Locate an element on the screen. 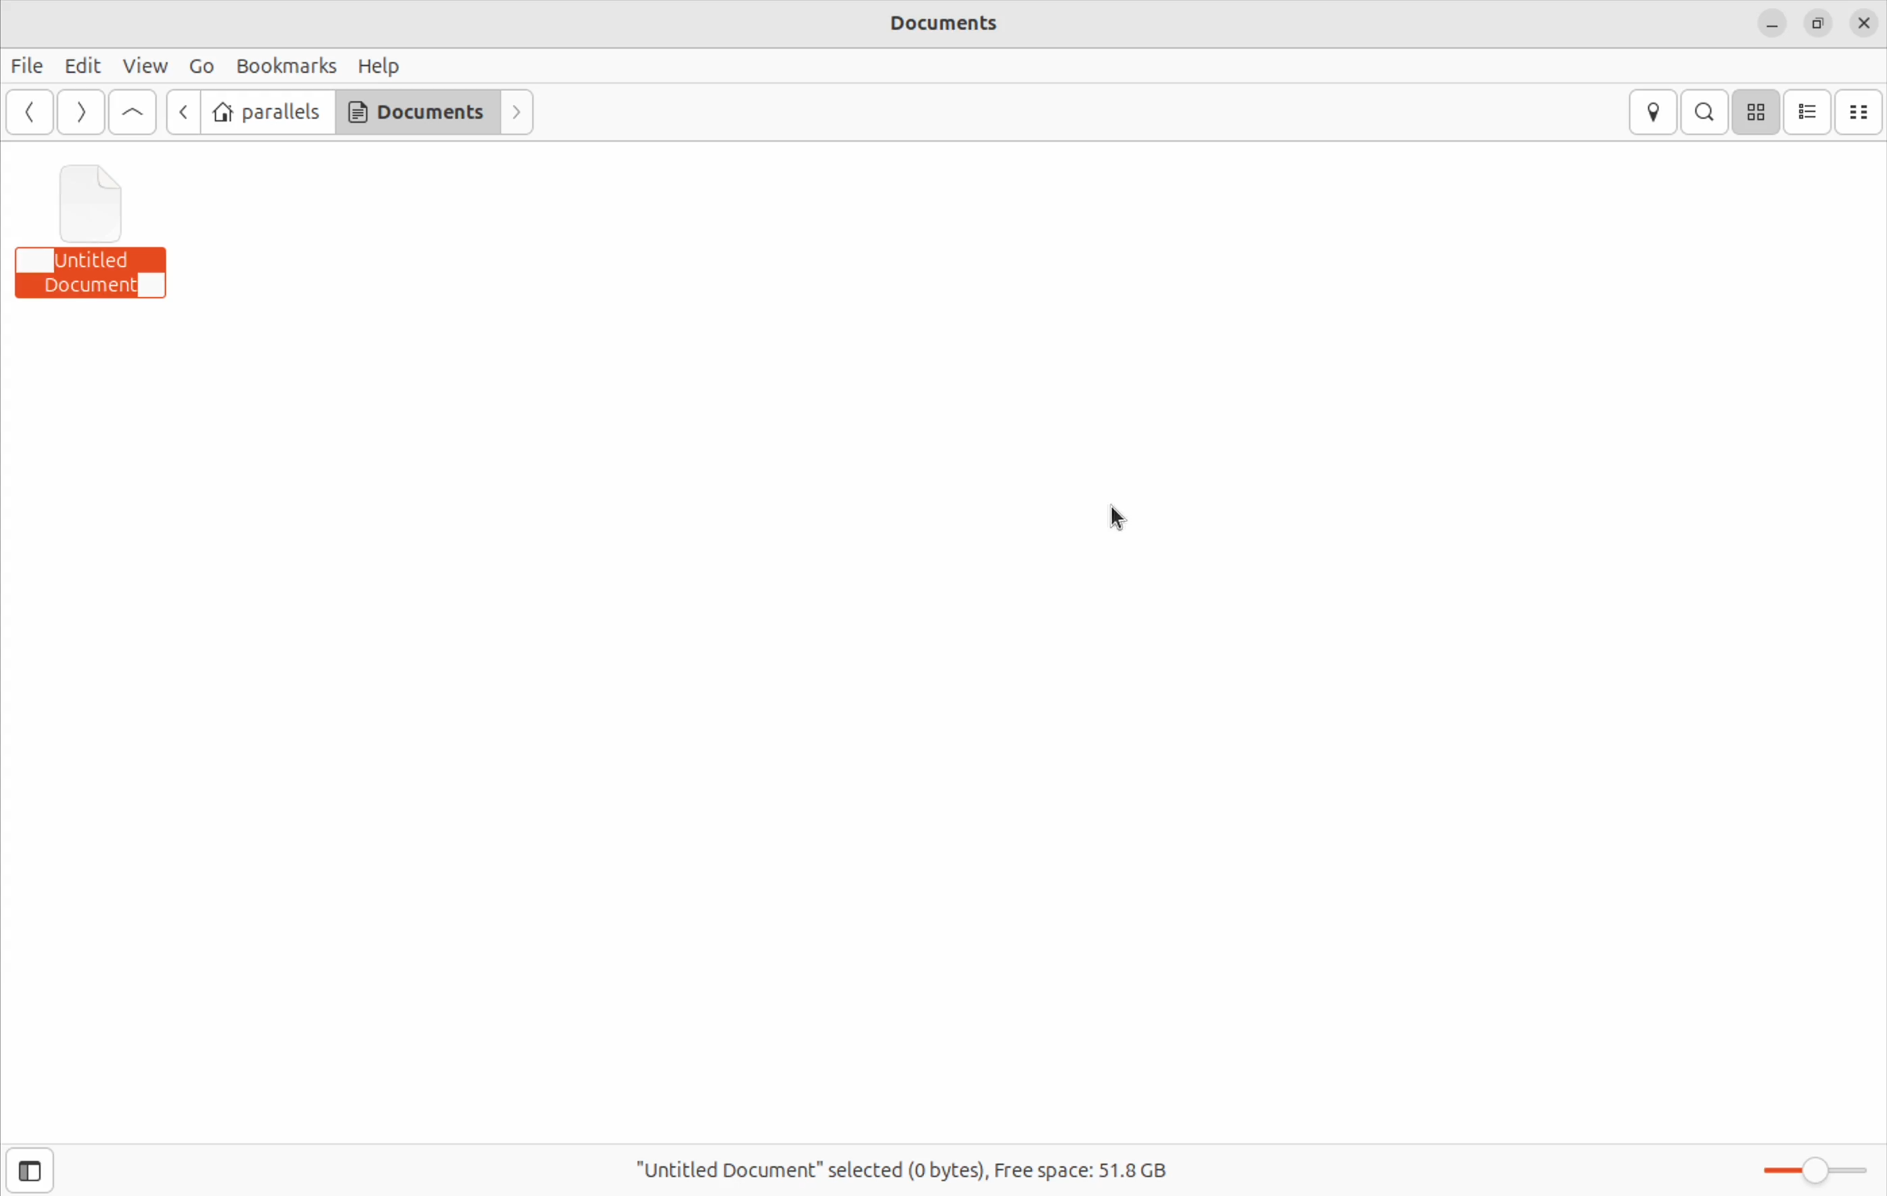  back is located at coordinates (179, 112).